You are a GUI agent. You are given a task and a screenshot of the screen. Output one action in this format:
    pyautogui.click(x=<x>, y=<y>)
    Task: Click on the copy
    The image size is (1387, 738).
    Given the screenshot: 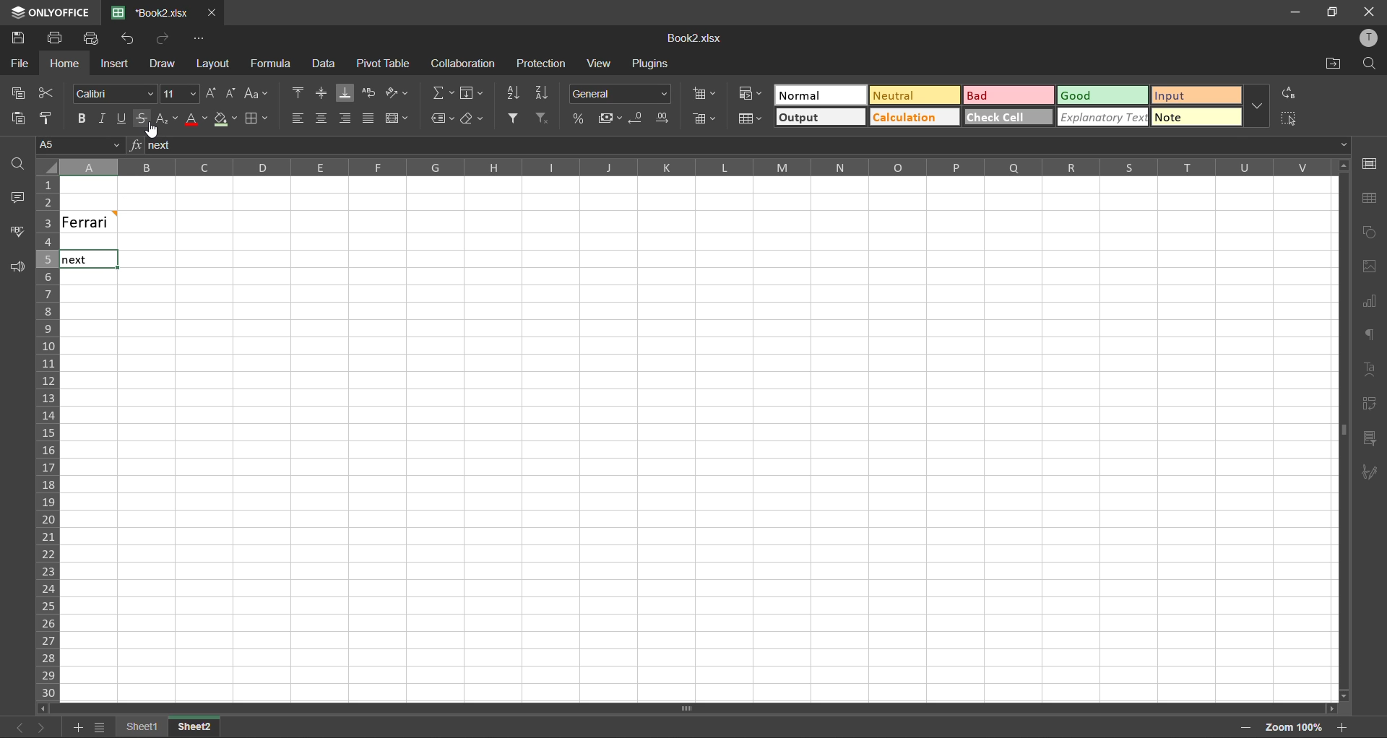 What is the action you would take?
    pyautogui.click(x=17, y=94)
    